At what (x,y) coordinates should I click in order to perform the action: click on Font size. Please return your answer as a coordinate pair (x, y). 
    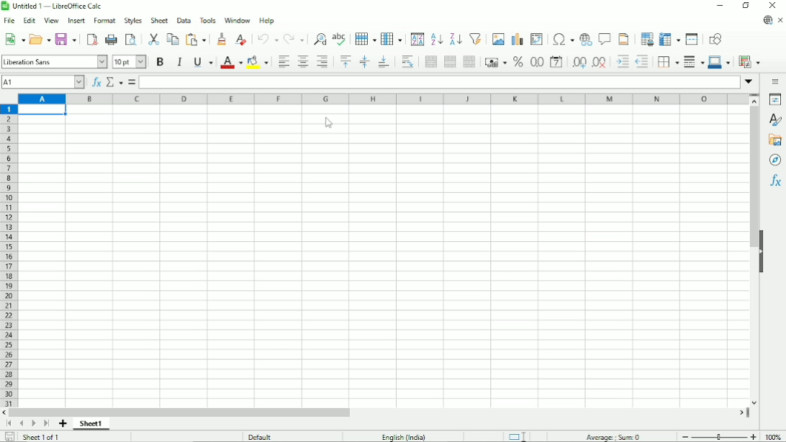
    Looking at the image, I should click on (129, 62).